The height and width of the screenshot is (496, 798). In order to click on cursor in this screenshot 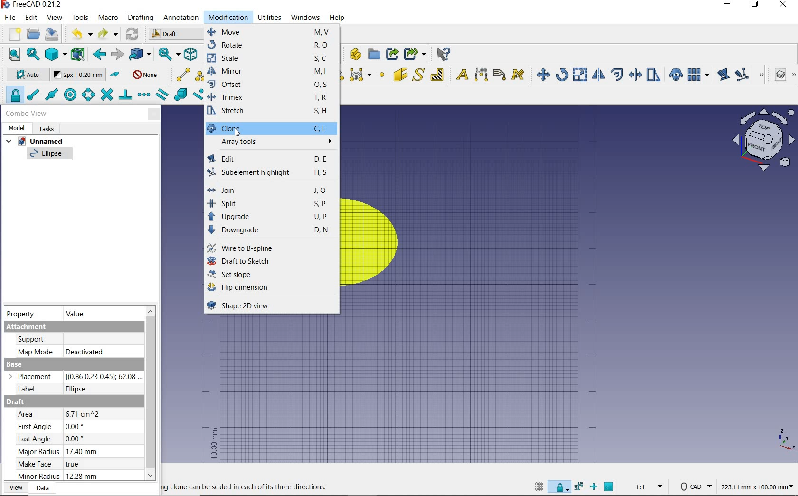, I will do `click(237, 134)`.